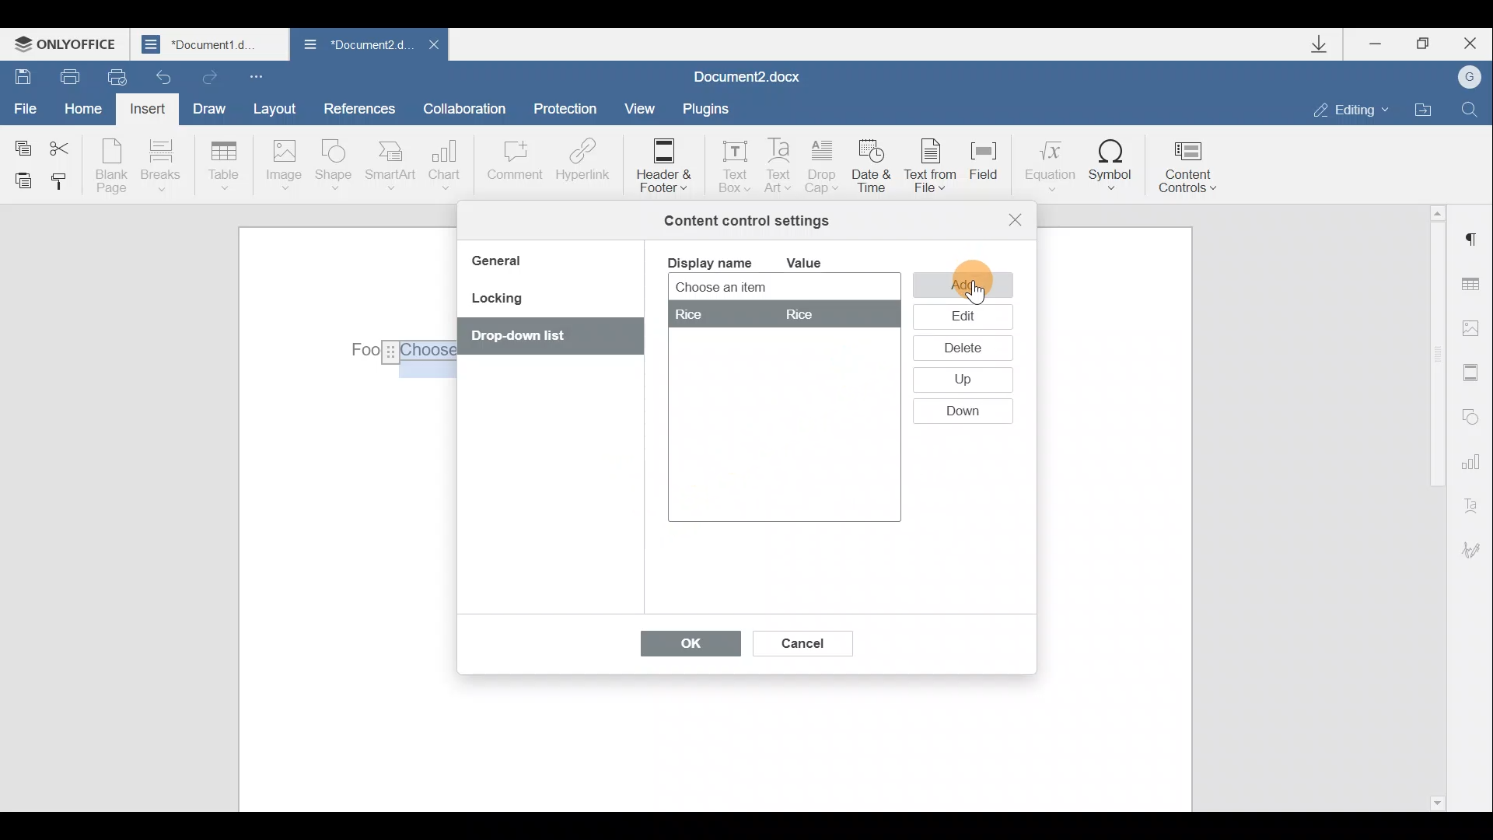 The image size is (1493, 840). Describe the element at coordinates (579, 163) in the screenshot. I see `Hyperlink` at that location.